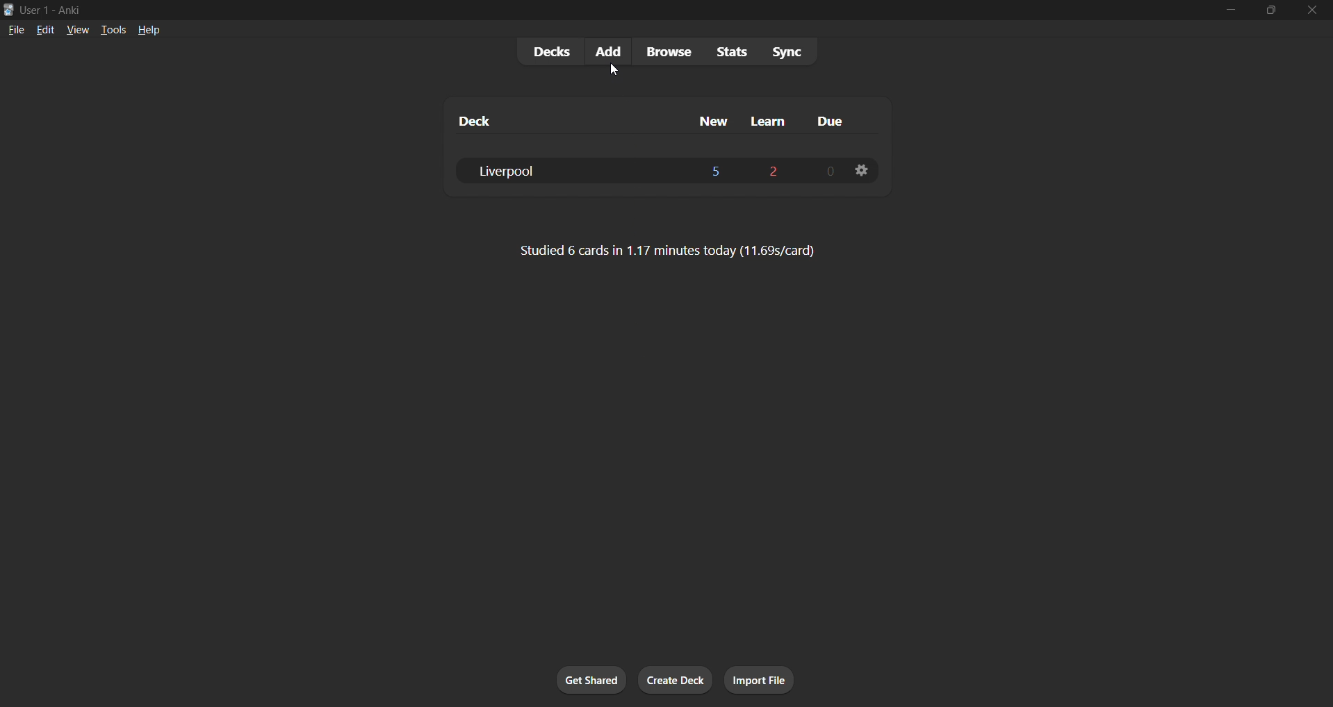  I want to click on due cards column, so click(830, 119).